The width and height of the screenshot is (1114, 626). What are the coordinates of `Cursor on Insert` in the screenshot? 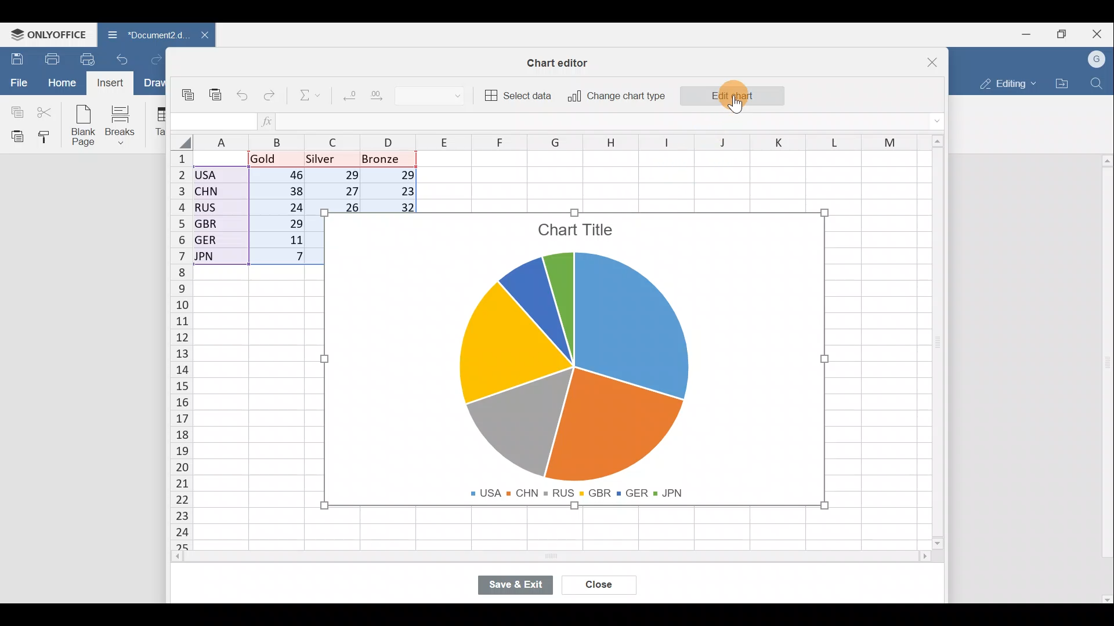 It's located at (114, 83).